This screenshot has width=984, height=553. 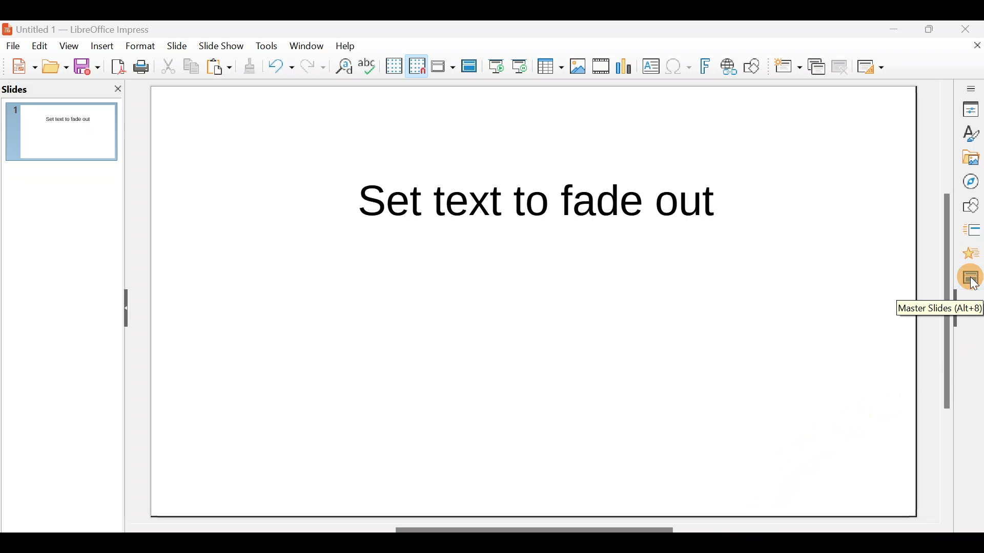 I want to click on Cut, so click(x=170, y=67).